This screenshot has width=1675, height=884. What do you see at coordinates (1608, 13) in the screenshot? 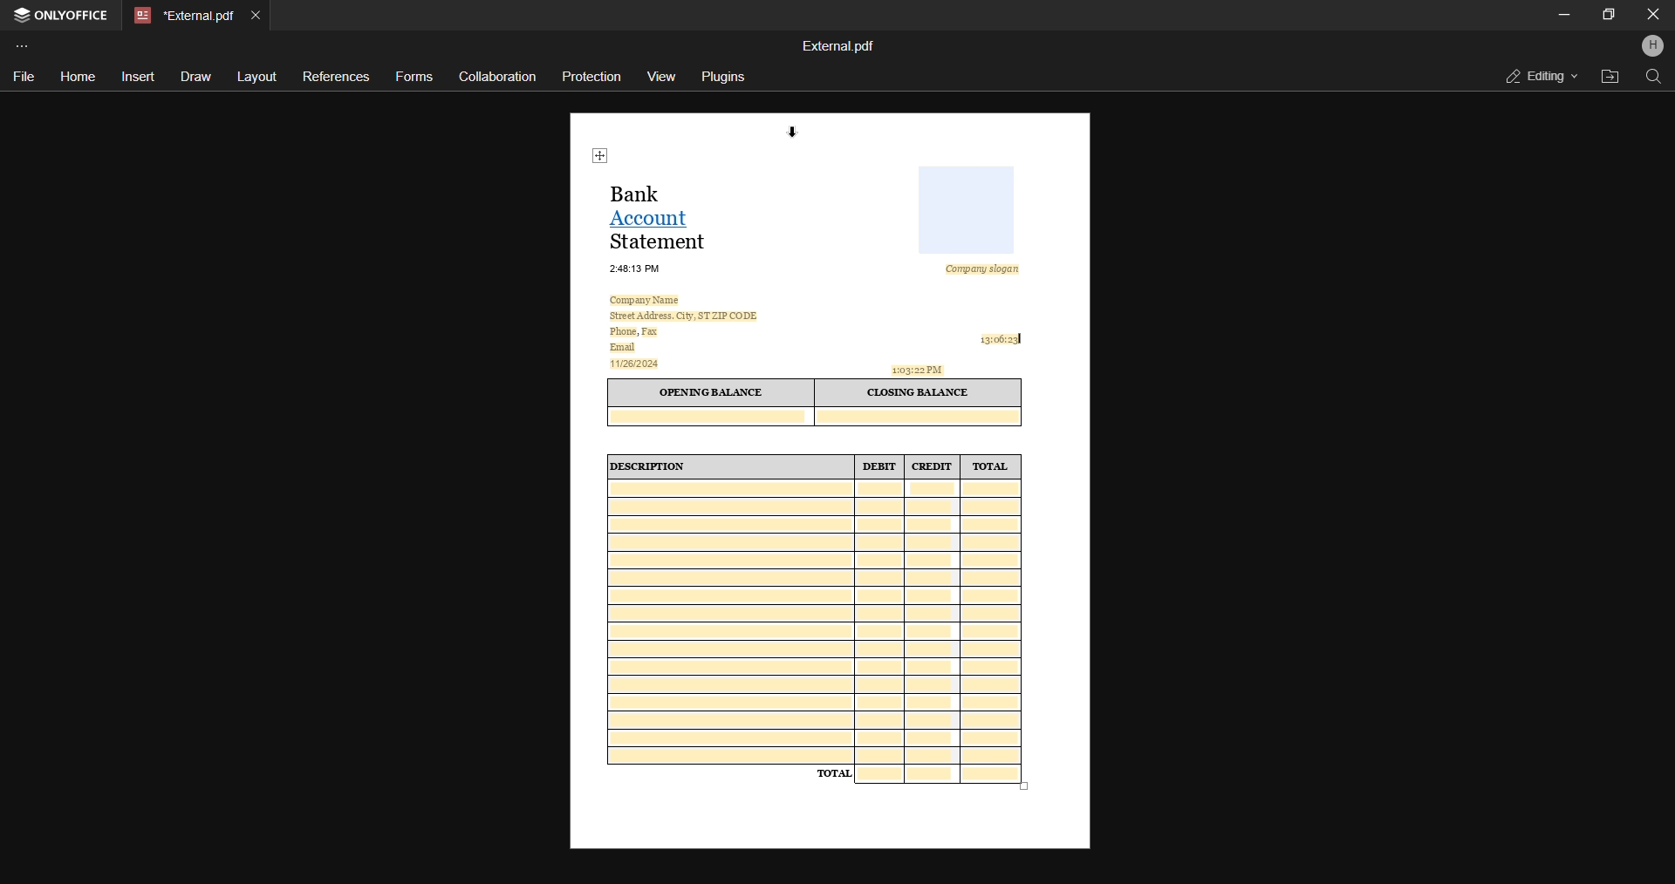
I see `maximize` at bounding box center [1608, 13].